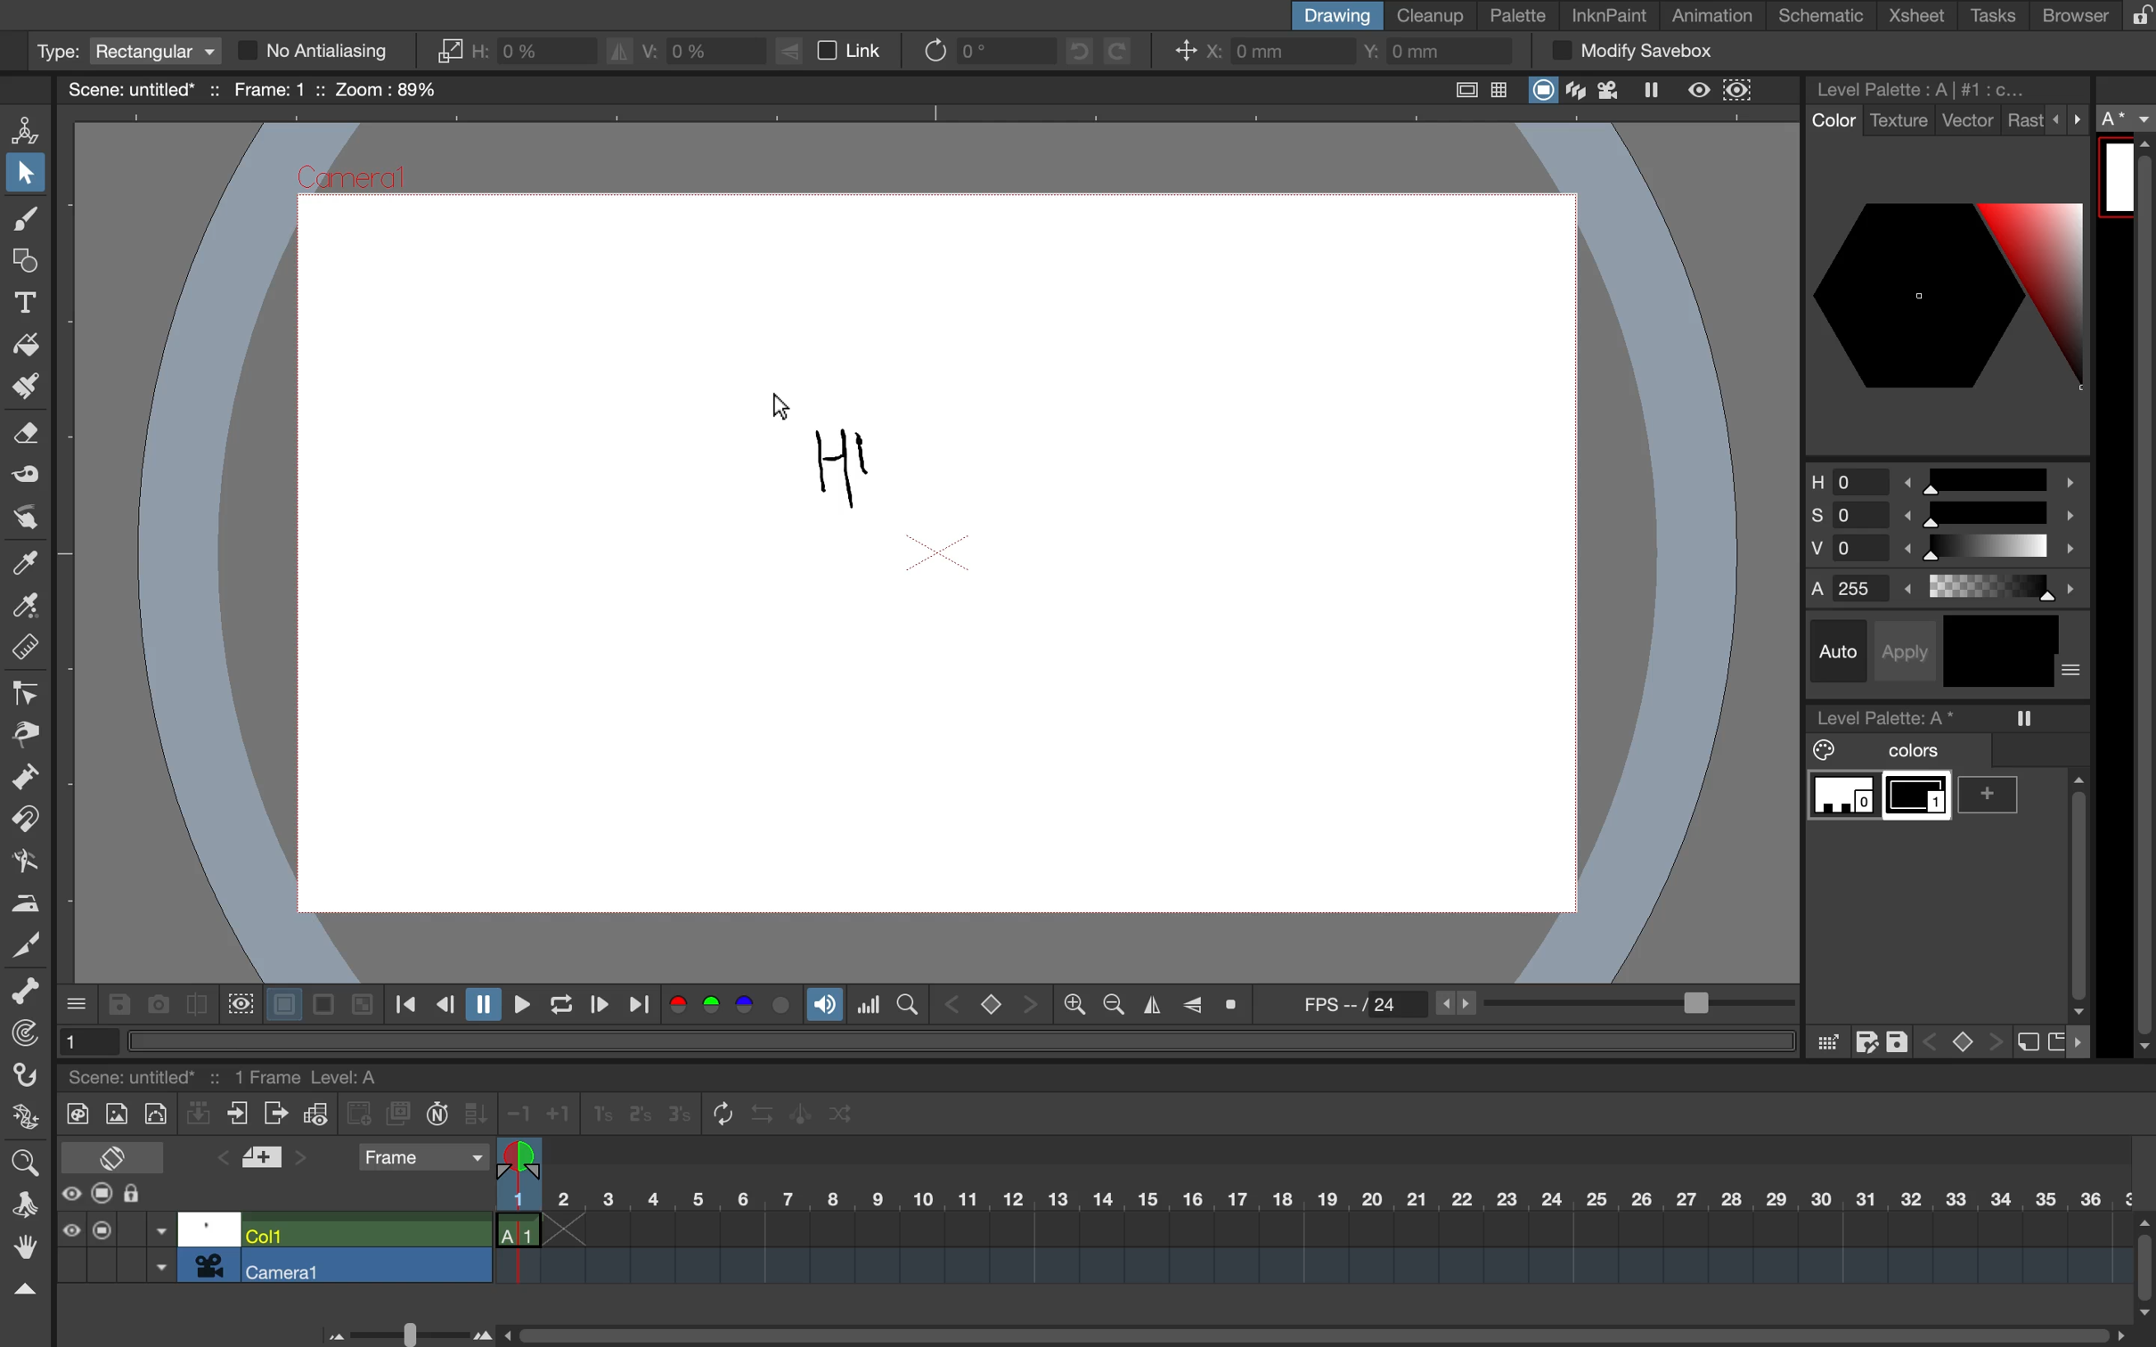 This screenshot has height=1347, width=2156. Describe the element at coordinates (199, 1116) in the screenshot. I see `collapse` at that location.